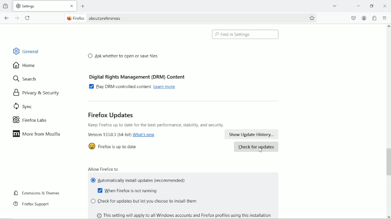 This screenshot has height=219, width=391. I want to click on list all tabs, so click(334, 6).